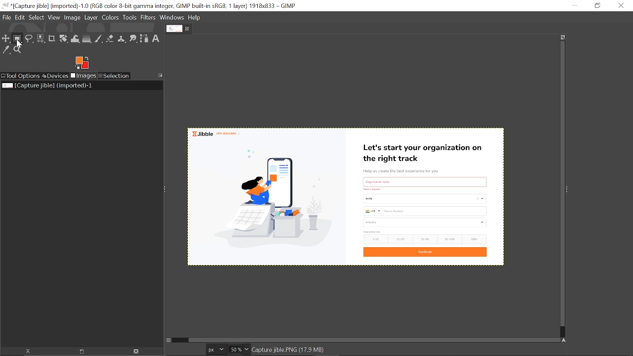  What do you see at coordinates (408, 170) in the screenshot?
I see `Help us create the best experience for you` at bounding box center [408, 170].